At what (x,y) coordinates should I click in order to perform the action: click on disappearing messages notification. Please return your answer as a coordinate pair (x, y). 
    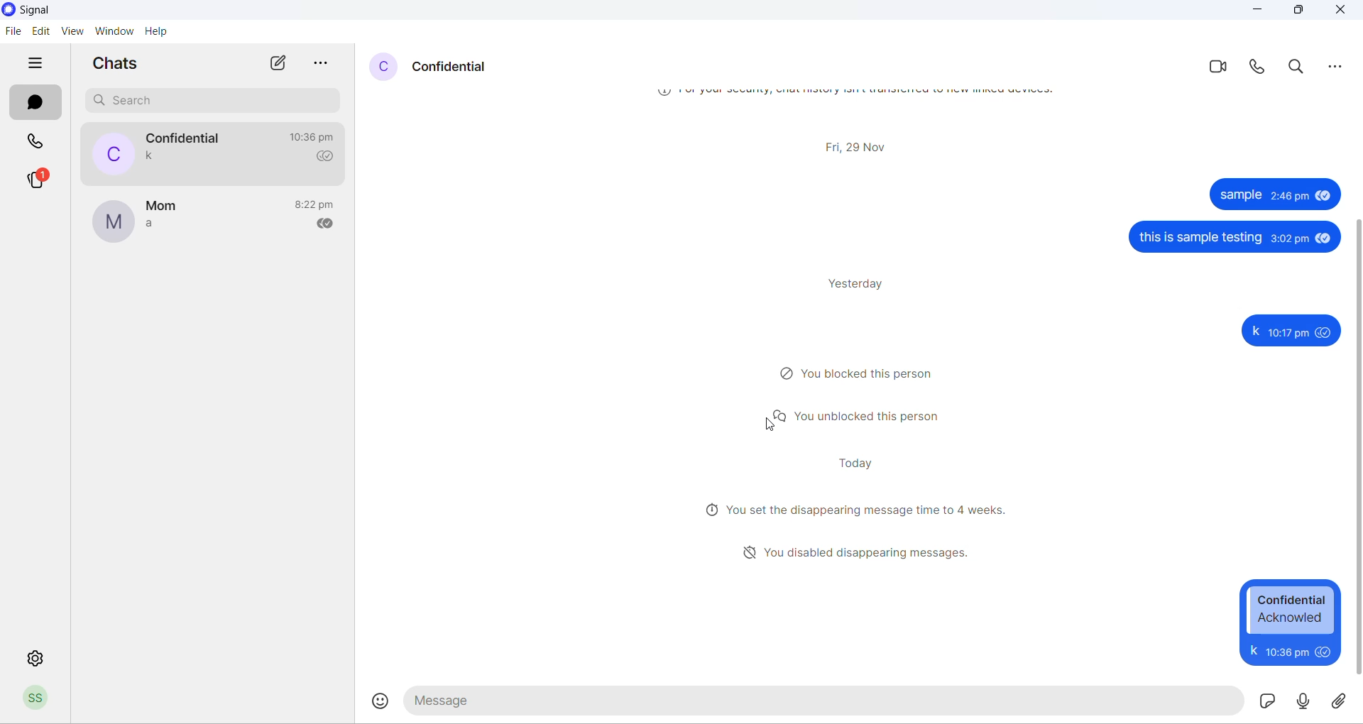
    Looking at the image, I should click on (853, 512).